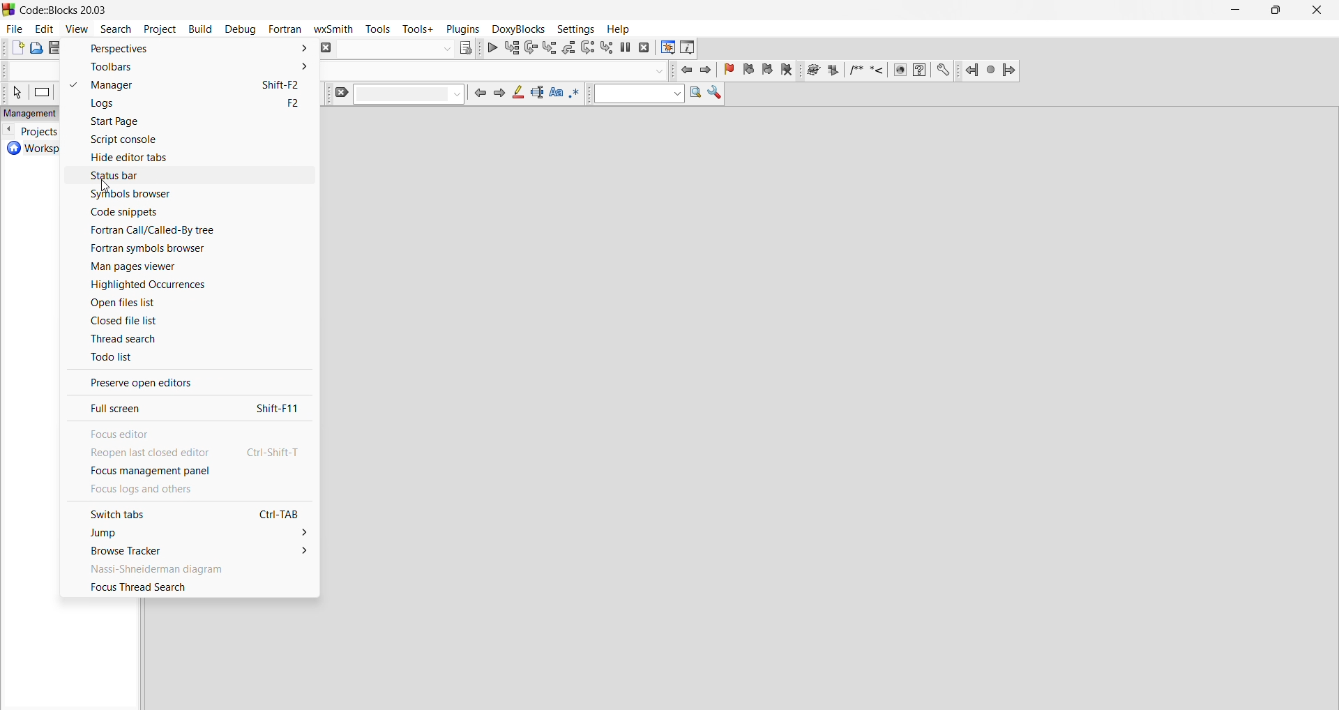 The image size is (1339, 710). What do you see at coordinates (38, 50) in the screenshot?
I see `open` at bounding box center [38, 50].